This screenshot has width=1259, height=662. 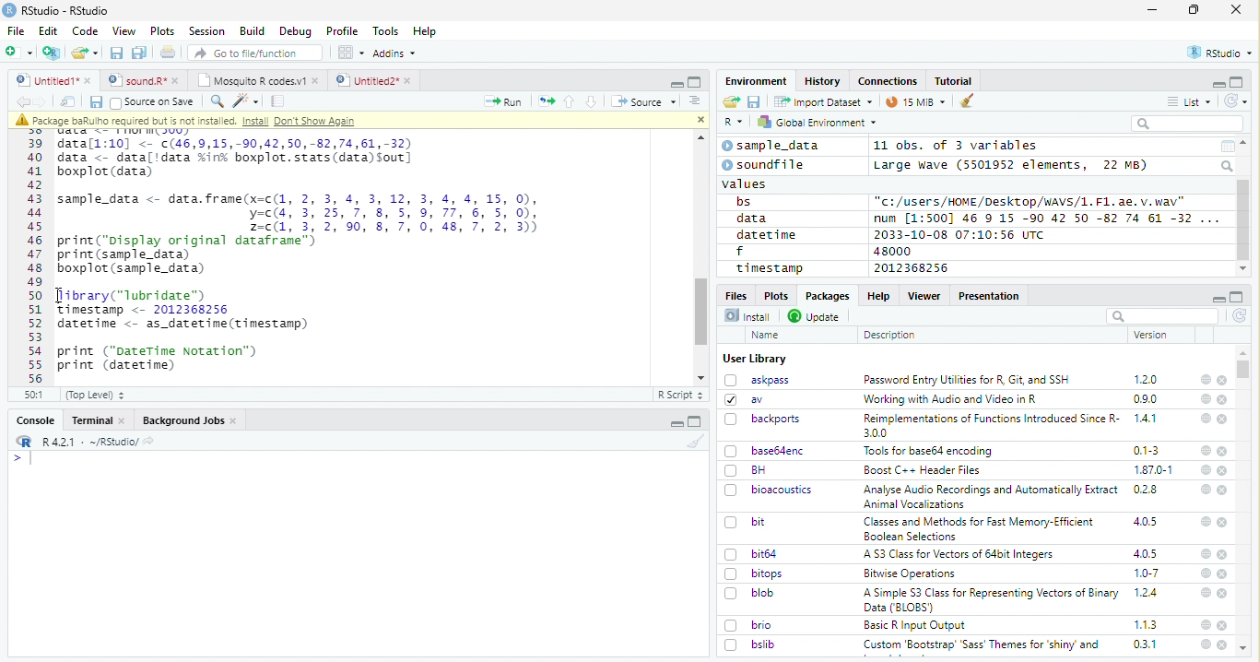 I want to click on num [1:500] 46 9 15 -90 42 50 -82 74 61 -32 ..., so click(x=1046, y=218).